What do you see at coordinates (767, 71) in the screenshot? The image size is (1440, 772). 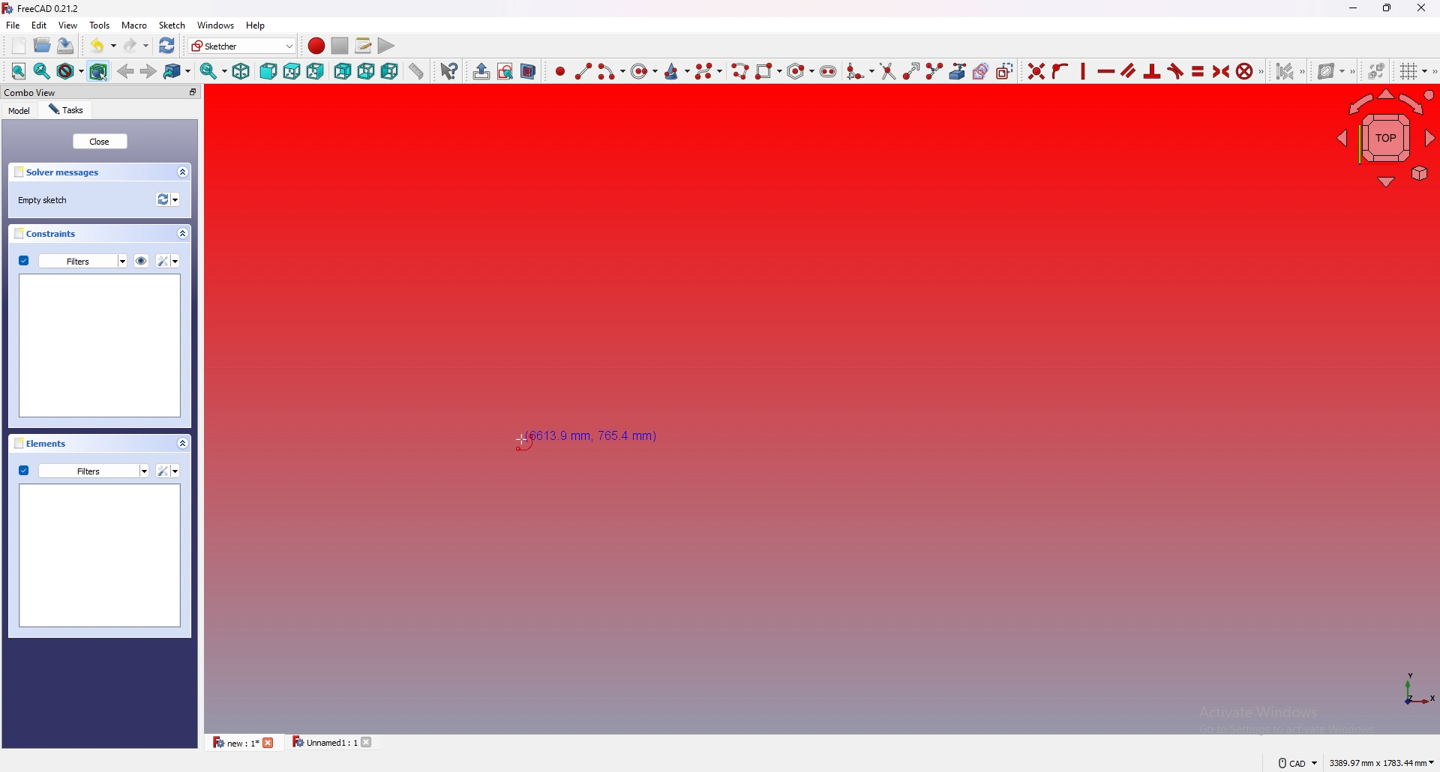 I see `create rectangle` at bounding box center [767, 71].